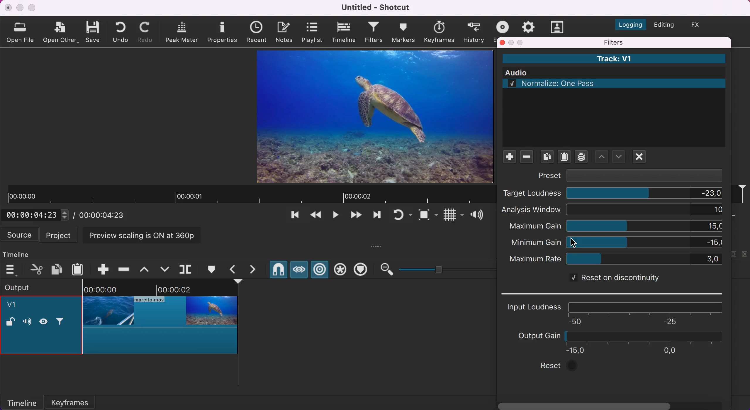 The width and height of the screenshot is (750, 410). What do you see at coordinates (256, 270) in the screenshot?
I see `next marker` at bounding box center [256, 270].